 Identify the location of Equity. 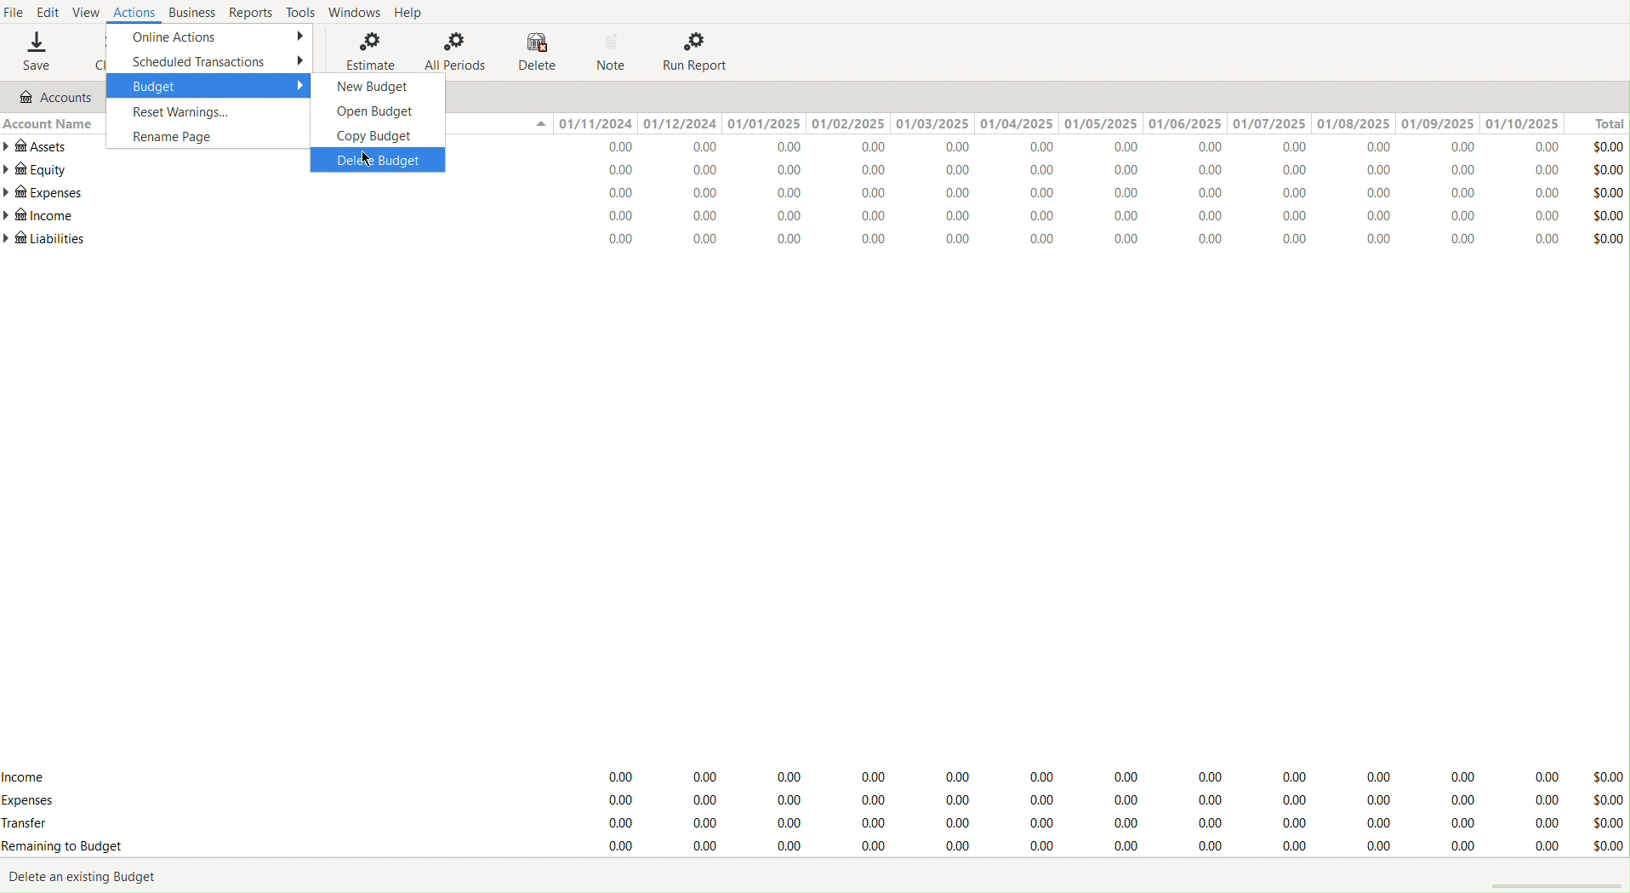
(36, 169).